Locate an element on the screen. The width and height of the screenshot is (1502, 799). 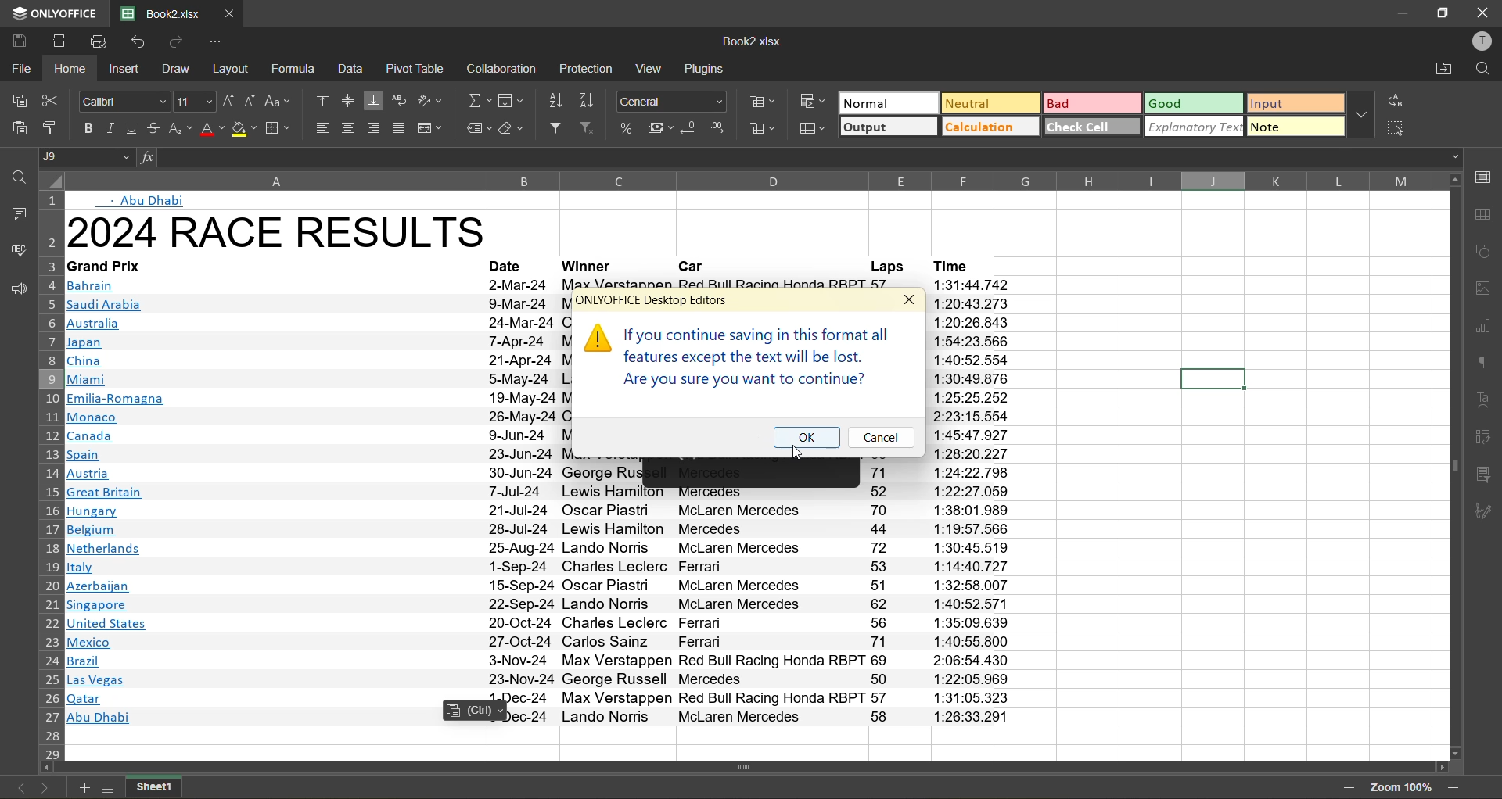
align right is located at coordinates (375, 129).